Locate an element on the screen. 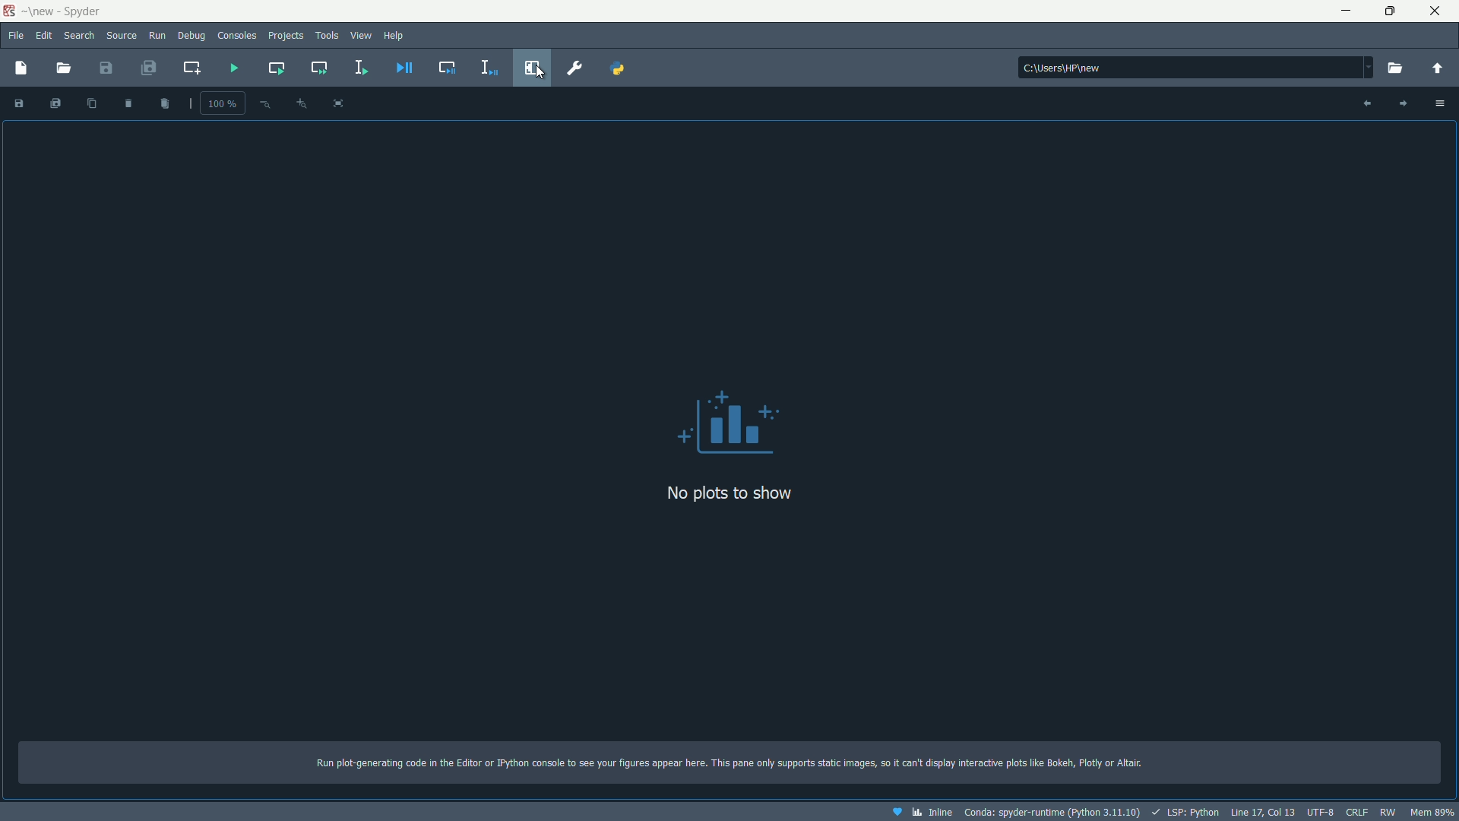 Image resolution: width=1459 pixels, height=821 pixels. help is located at coordinates (395, 35).